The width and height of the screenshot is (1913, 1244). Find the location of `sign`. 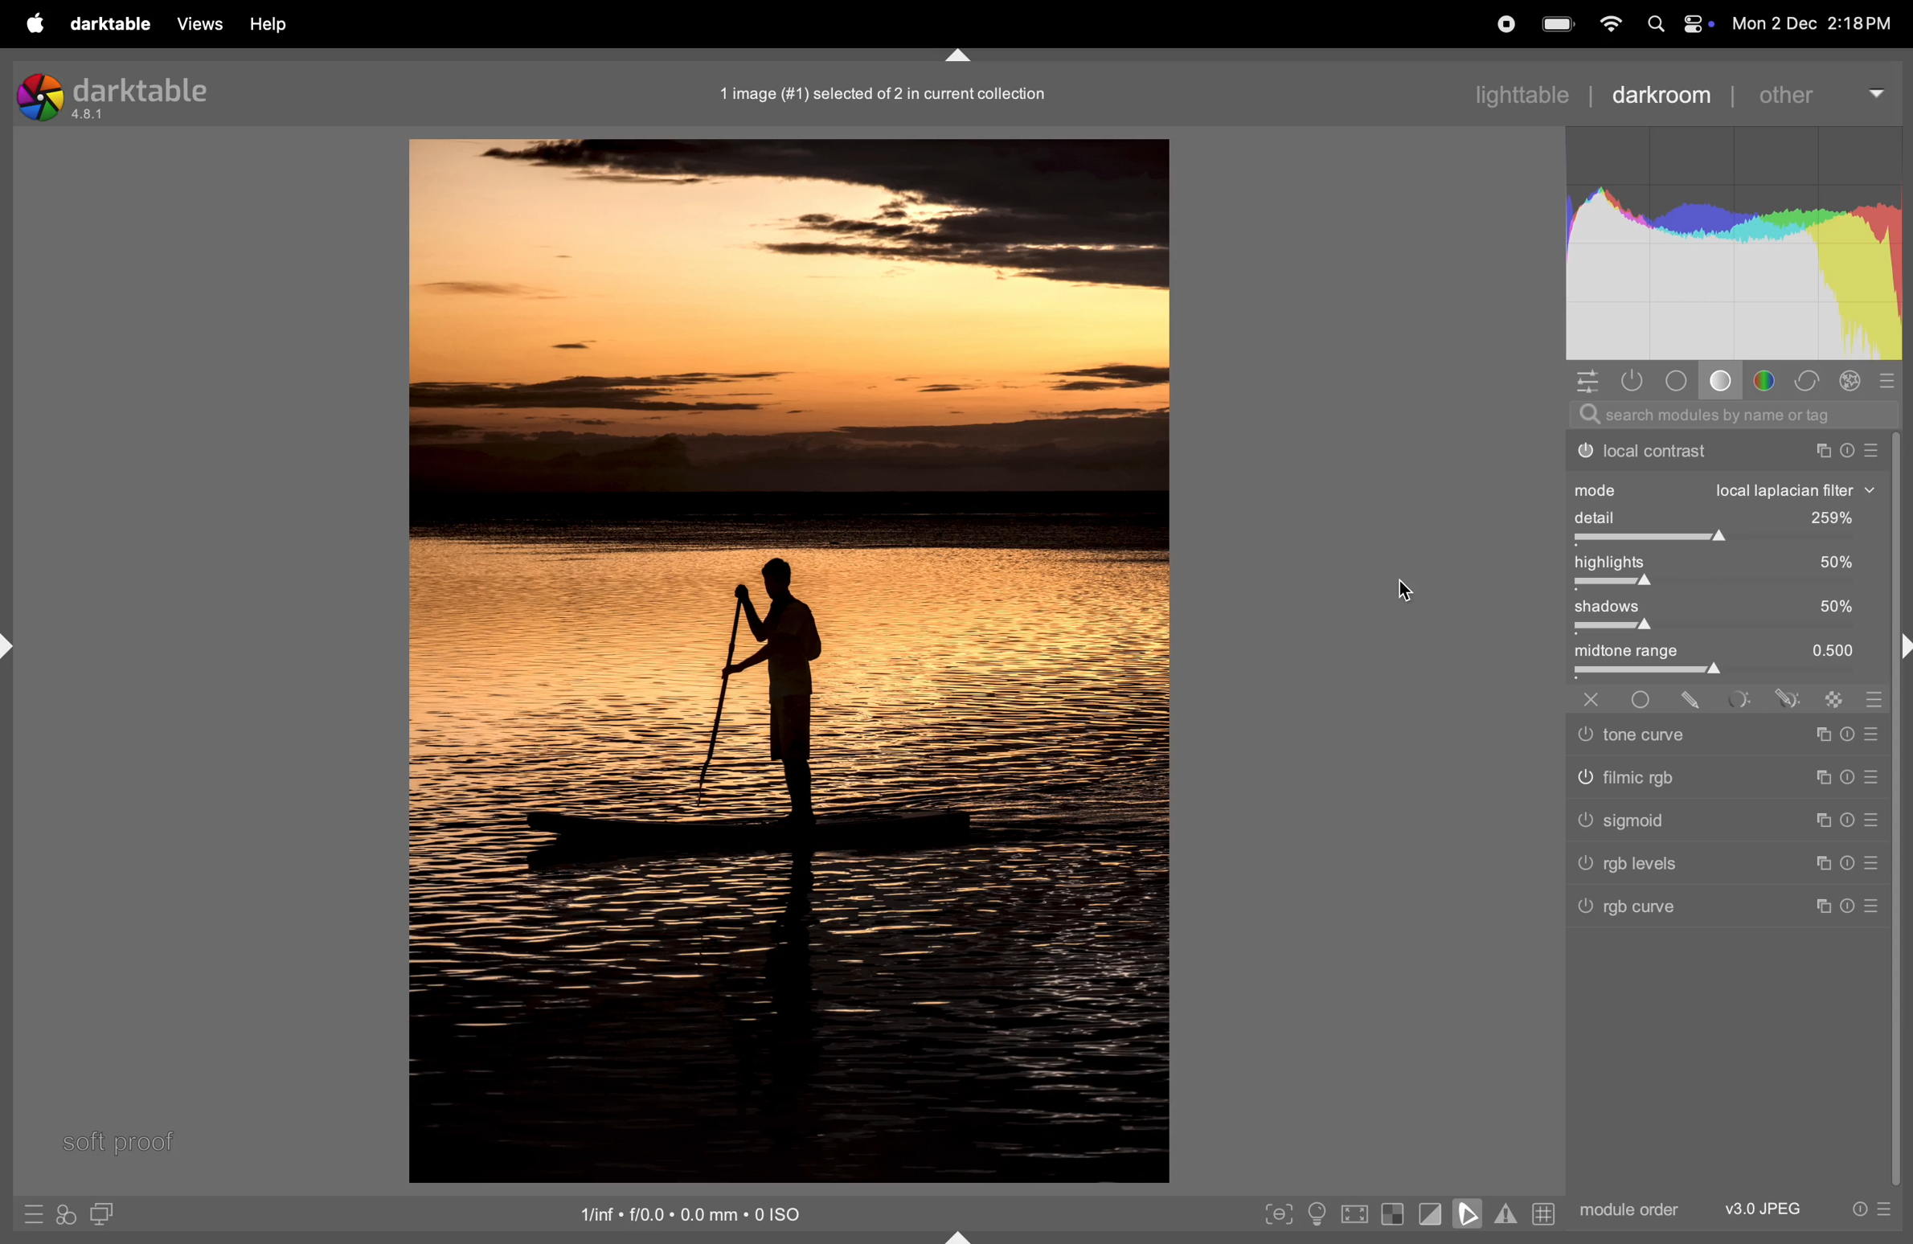

sign is located at coordinates (1785, 698).